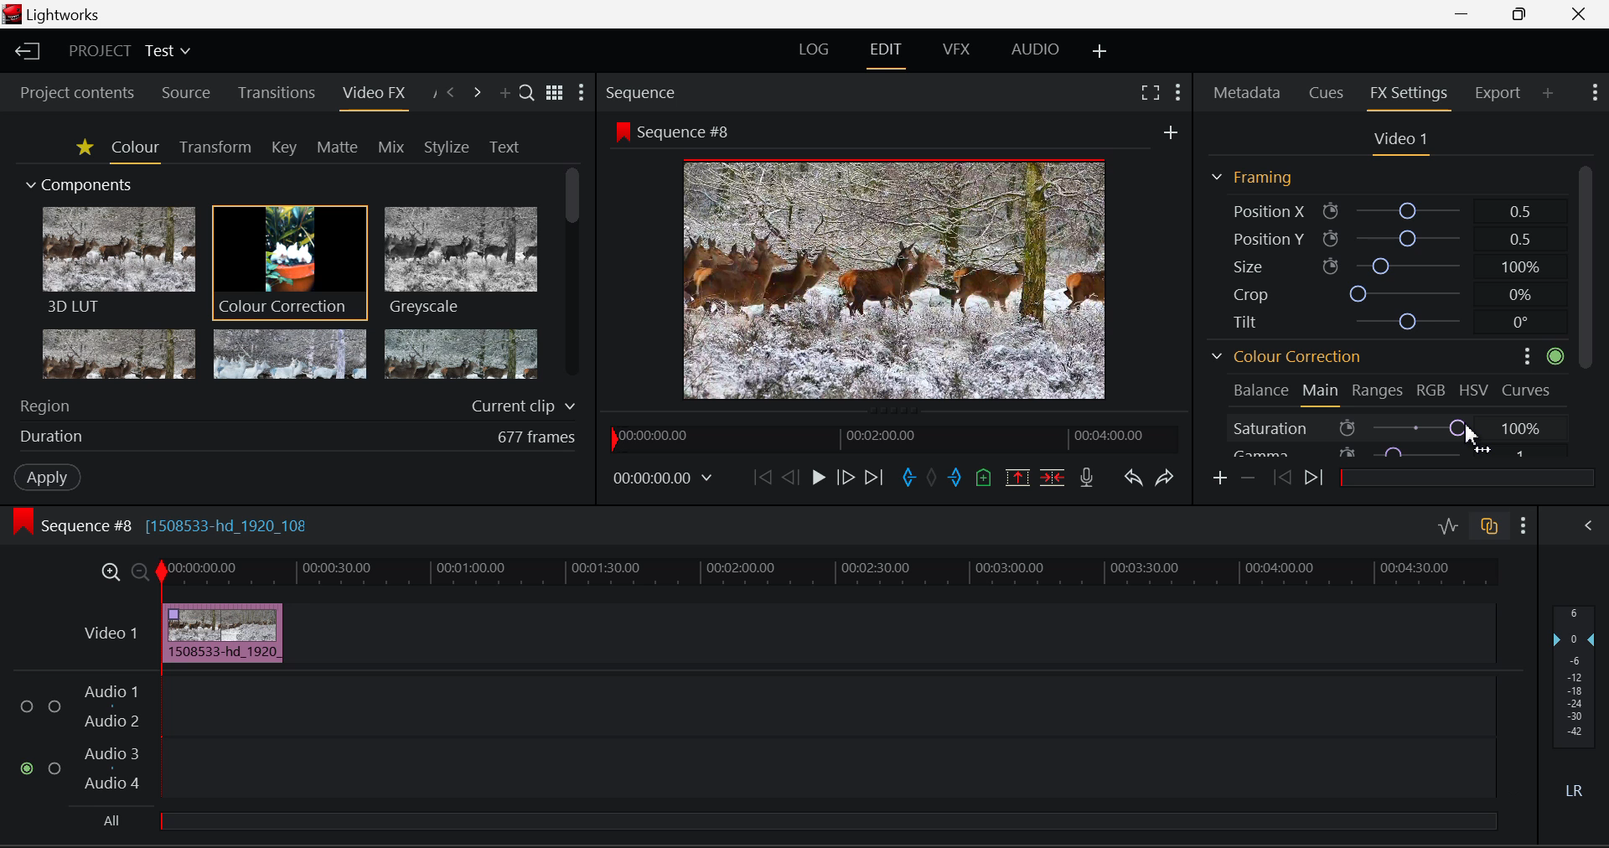 The image size is (1609, 848). What do you see at coordinates (789, 478) in the screenshot?
I see `Go Back` at bounding box center [789, 478].